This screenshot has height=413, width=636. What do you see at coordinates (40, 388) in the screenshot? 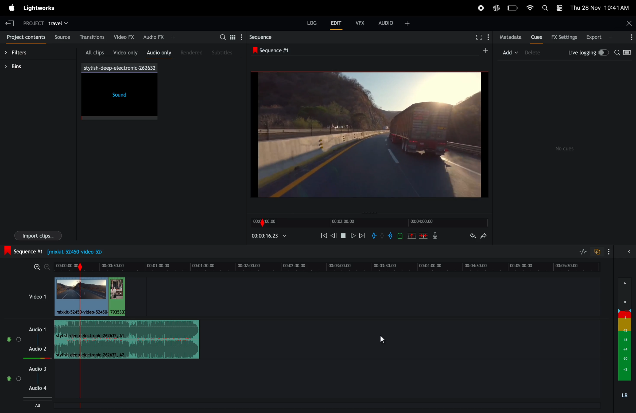
I see `Audio 4` at bounding box center [40, 388].